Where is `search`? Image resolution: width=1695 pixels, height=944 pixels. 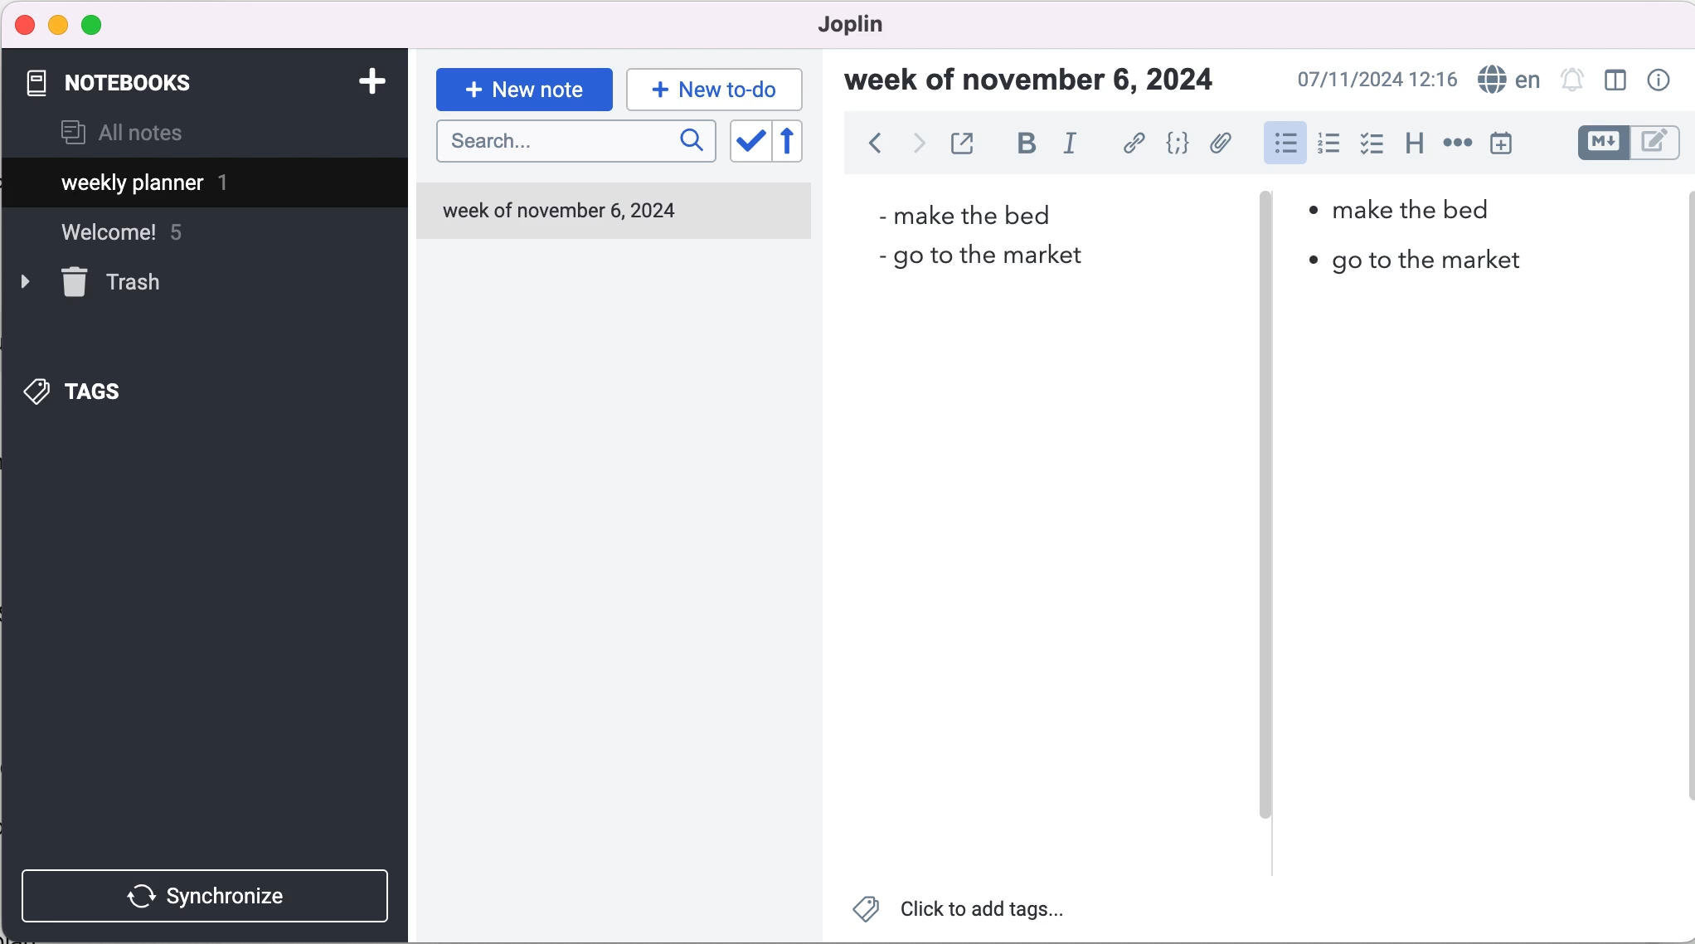
search is located at coordinates (576, 142).